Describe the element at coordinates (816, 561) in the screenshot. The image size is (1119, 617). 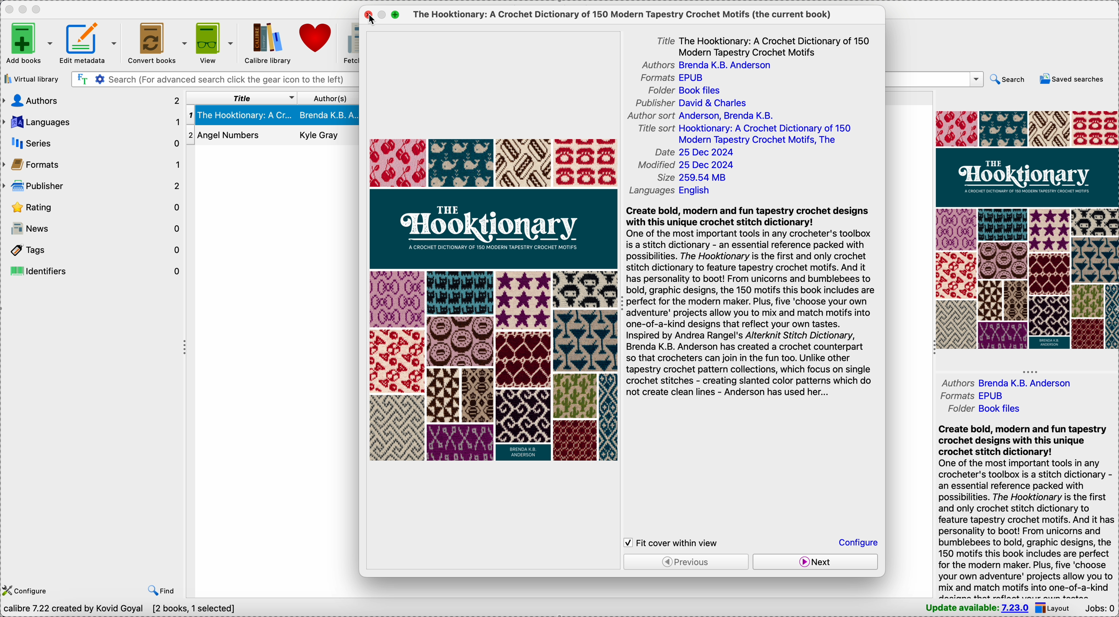
I see `next` at that location.